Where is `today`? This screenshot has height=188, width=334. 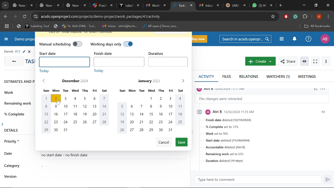 today is located at coordinates (46, 71).